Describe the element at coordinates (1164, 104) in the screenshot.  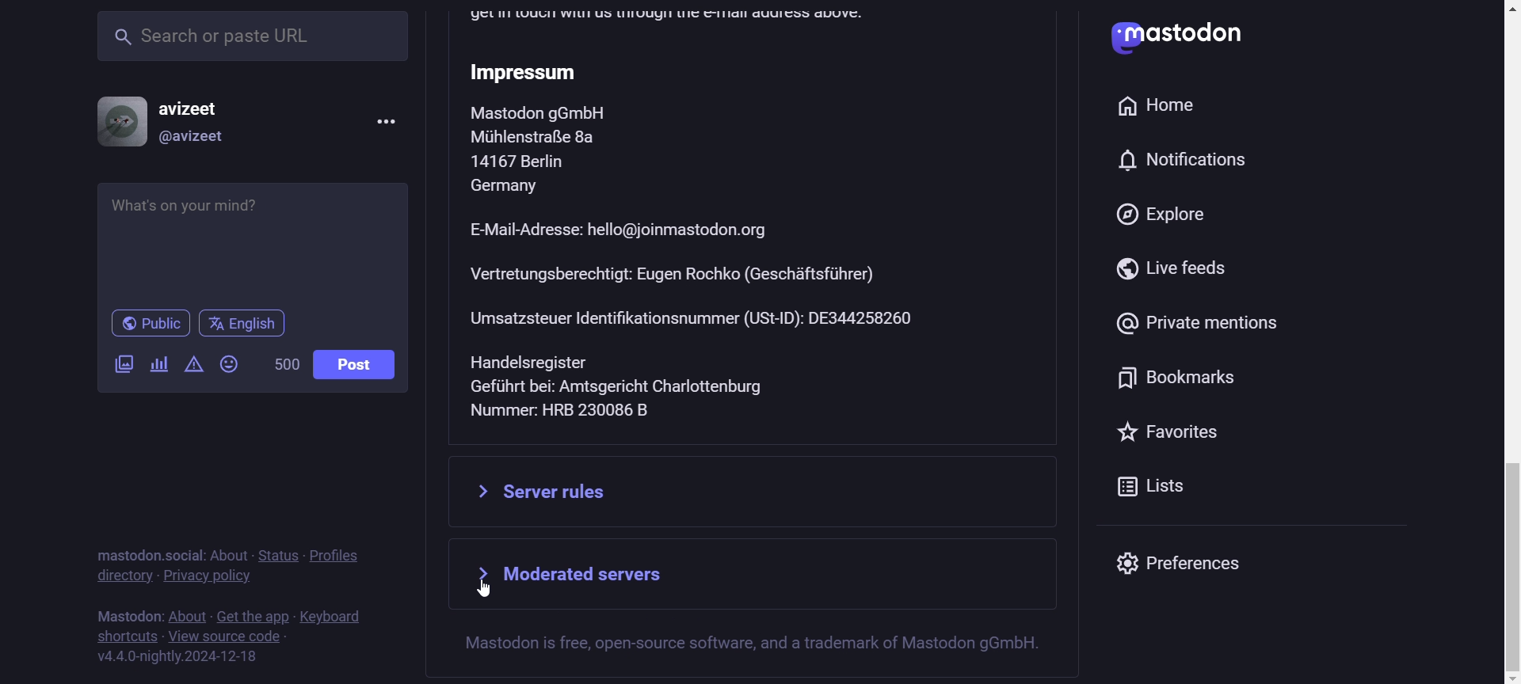
I see `home` at that location.